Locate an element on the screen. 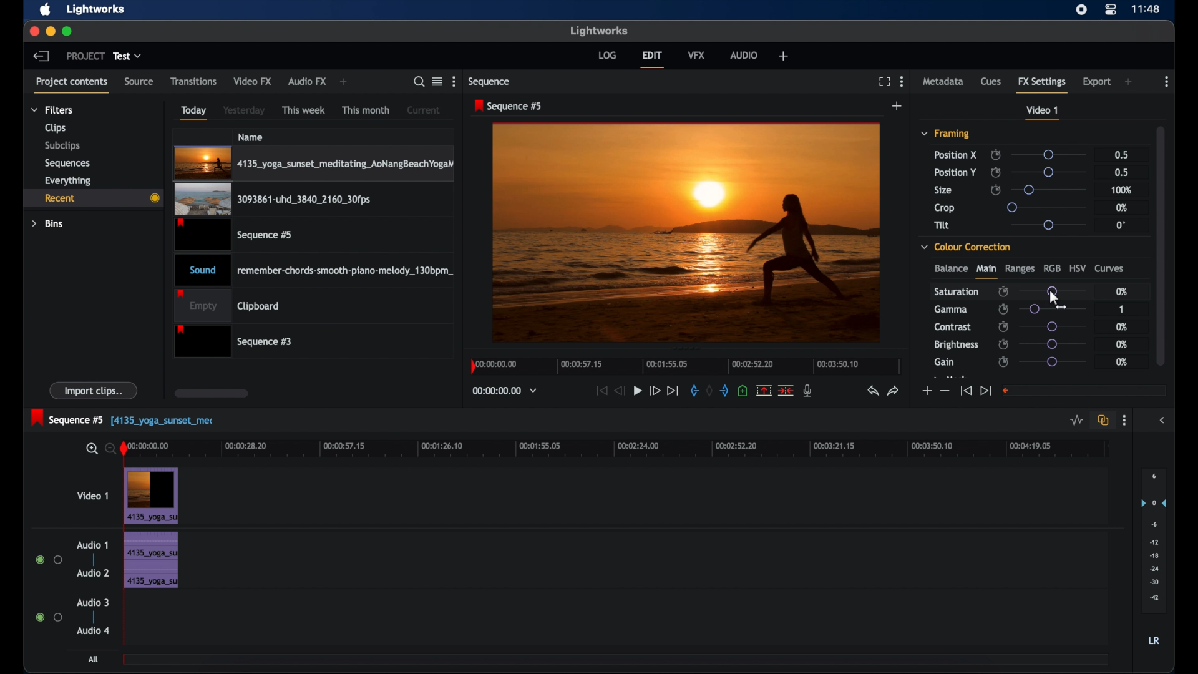 This screenshot has width=1198, height=674. today is located at coordinates (193, 112).